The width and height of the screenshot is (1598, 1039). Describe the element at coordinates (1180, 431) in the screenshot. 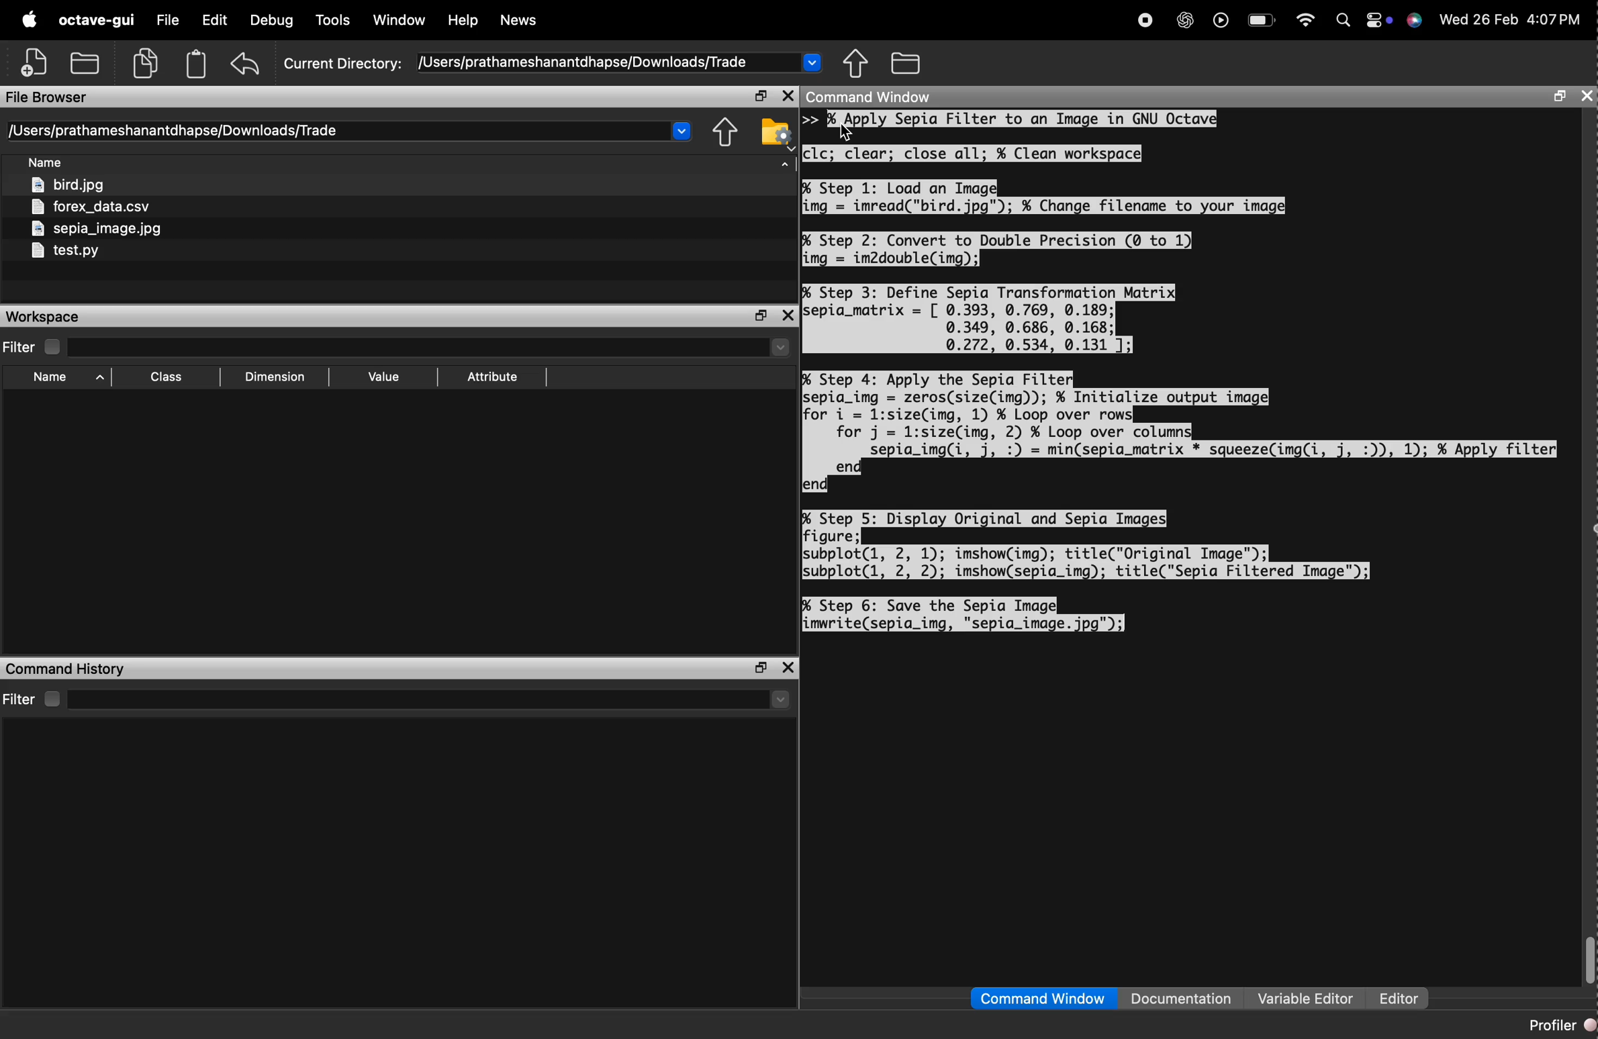

I see `% Step 4: Apply the Sepia Filte
sepia_img = zeros(size(img)); % Initialize output image
for i = 1:size(img, 1) % Loop over rows
for j = 1:size(img, 2) % Loop over column
sepia_img(i, j, :) = min(sepia_matrix * squeeze(img(i, j, :)), 1); % Apply filter
ena
end` at that location.